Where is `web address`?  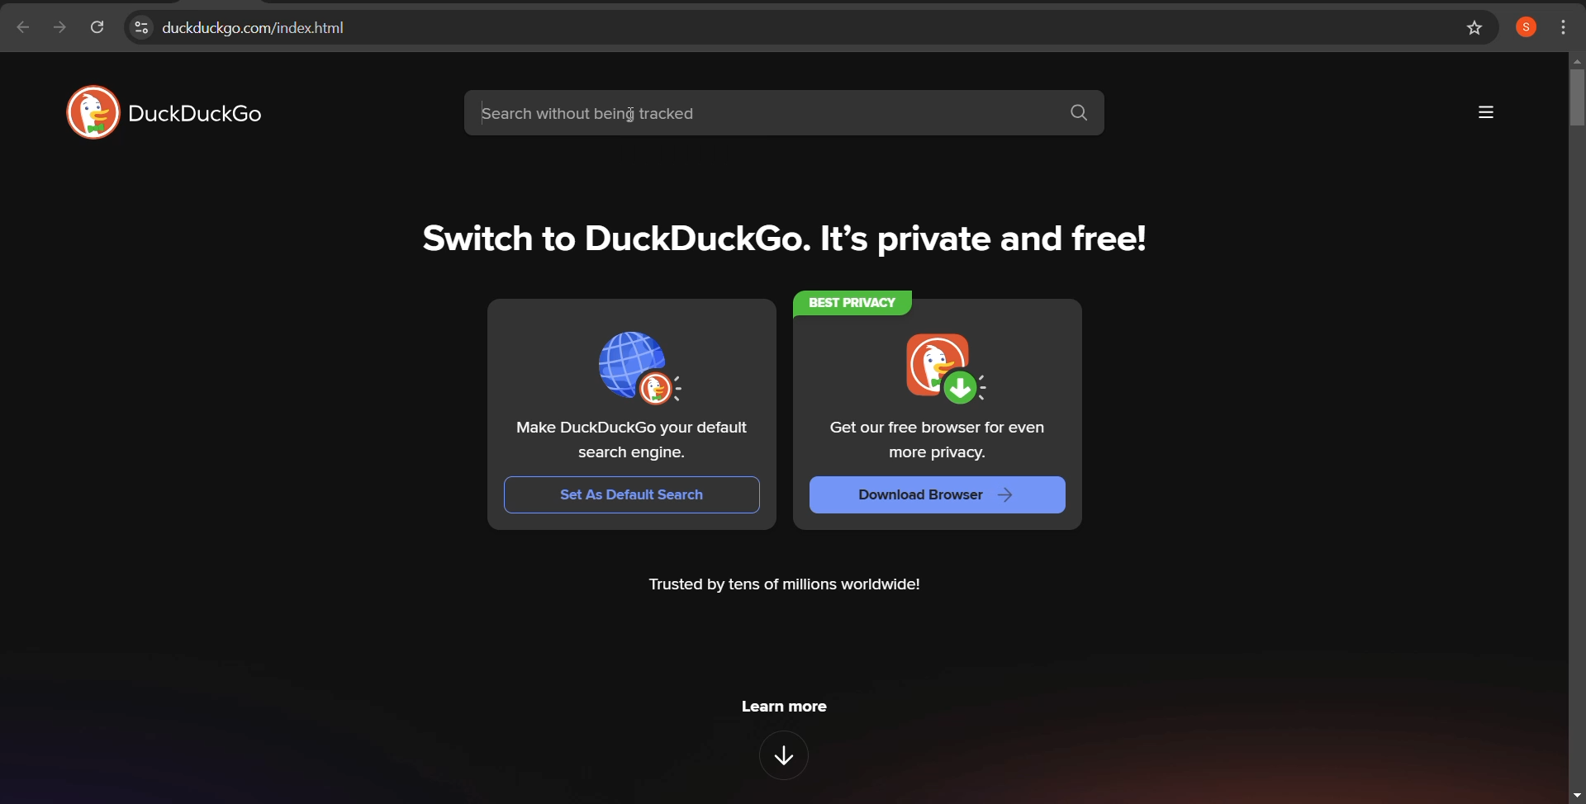
web address is located at coordinates (776, 27).